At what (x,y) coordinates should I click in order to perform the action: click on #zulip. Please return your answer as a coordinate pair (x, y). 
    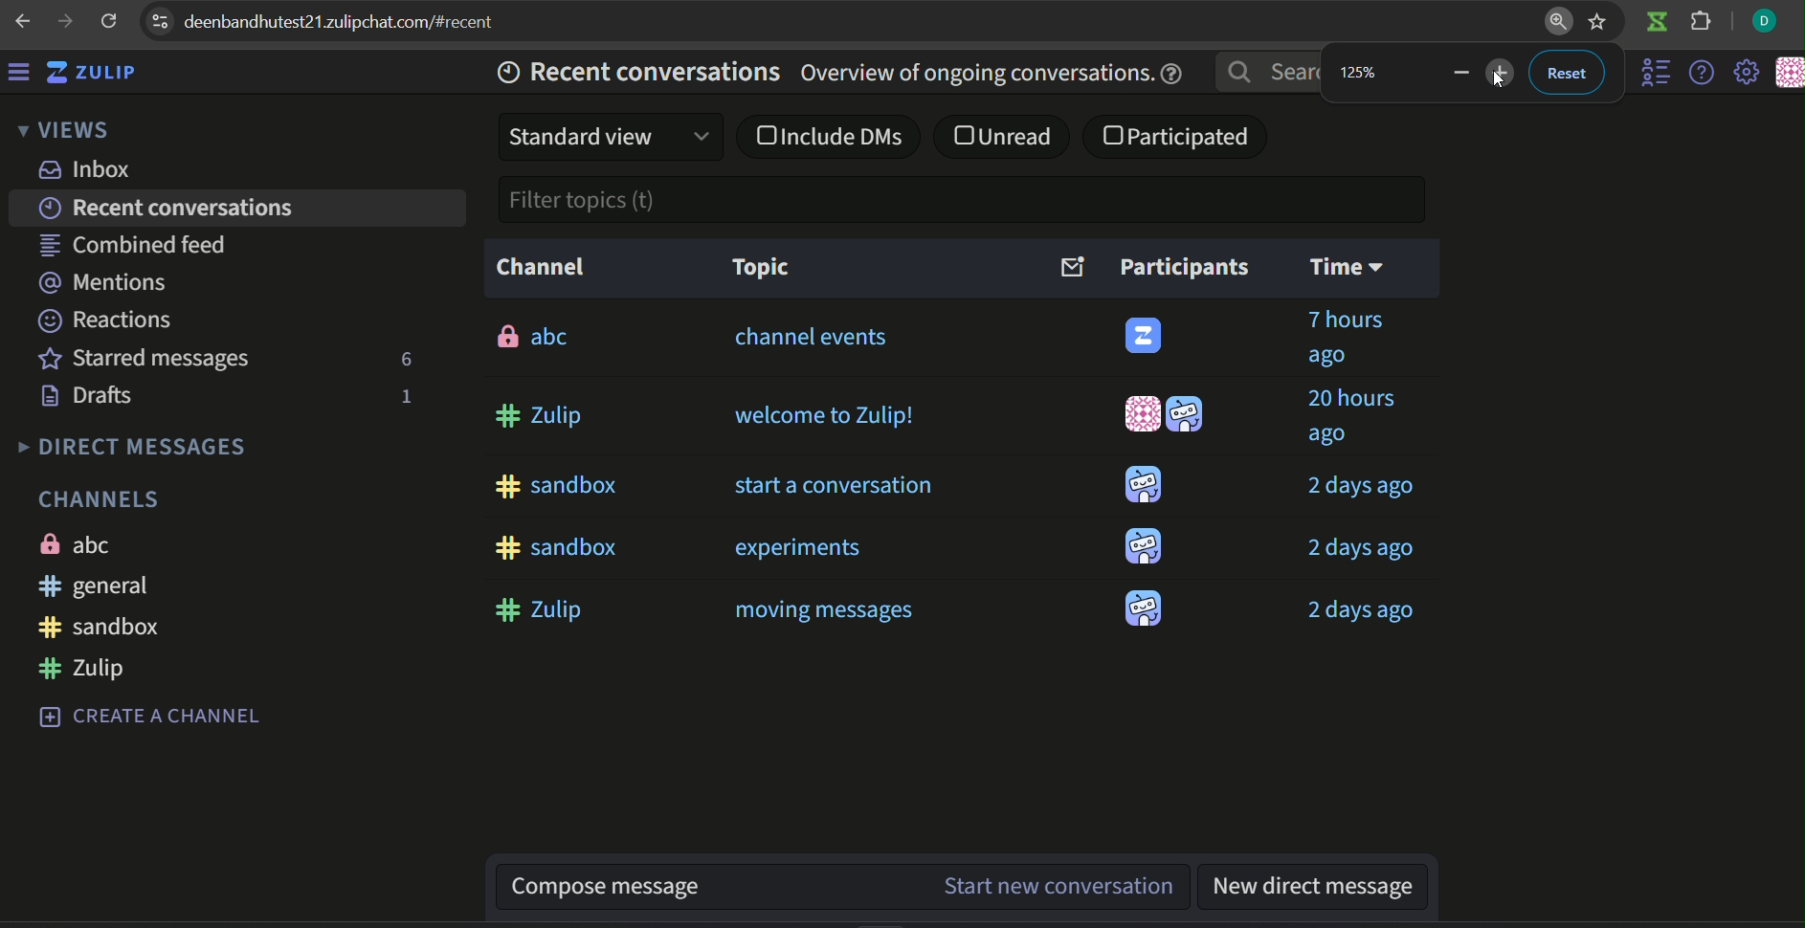
    Looking at the image, I should click on (542, 608).